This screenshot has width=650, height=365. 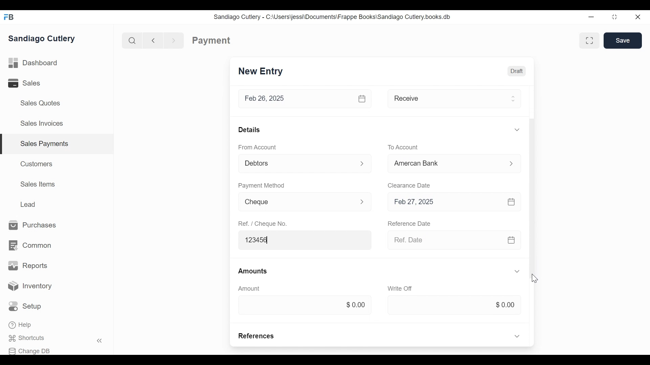 What do you see at coordinates (31, 350) in the screenshot?
I see `Change DB` at bounding box center [31, 350].